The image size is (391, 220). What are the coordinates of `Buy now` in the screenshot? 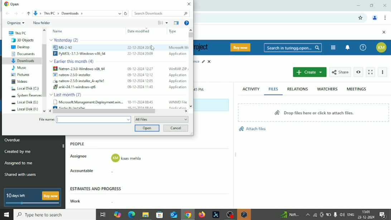 It's located at (242, 47).